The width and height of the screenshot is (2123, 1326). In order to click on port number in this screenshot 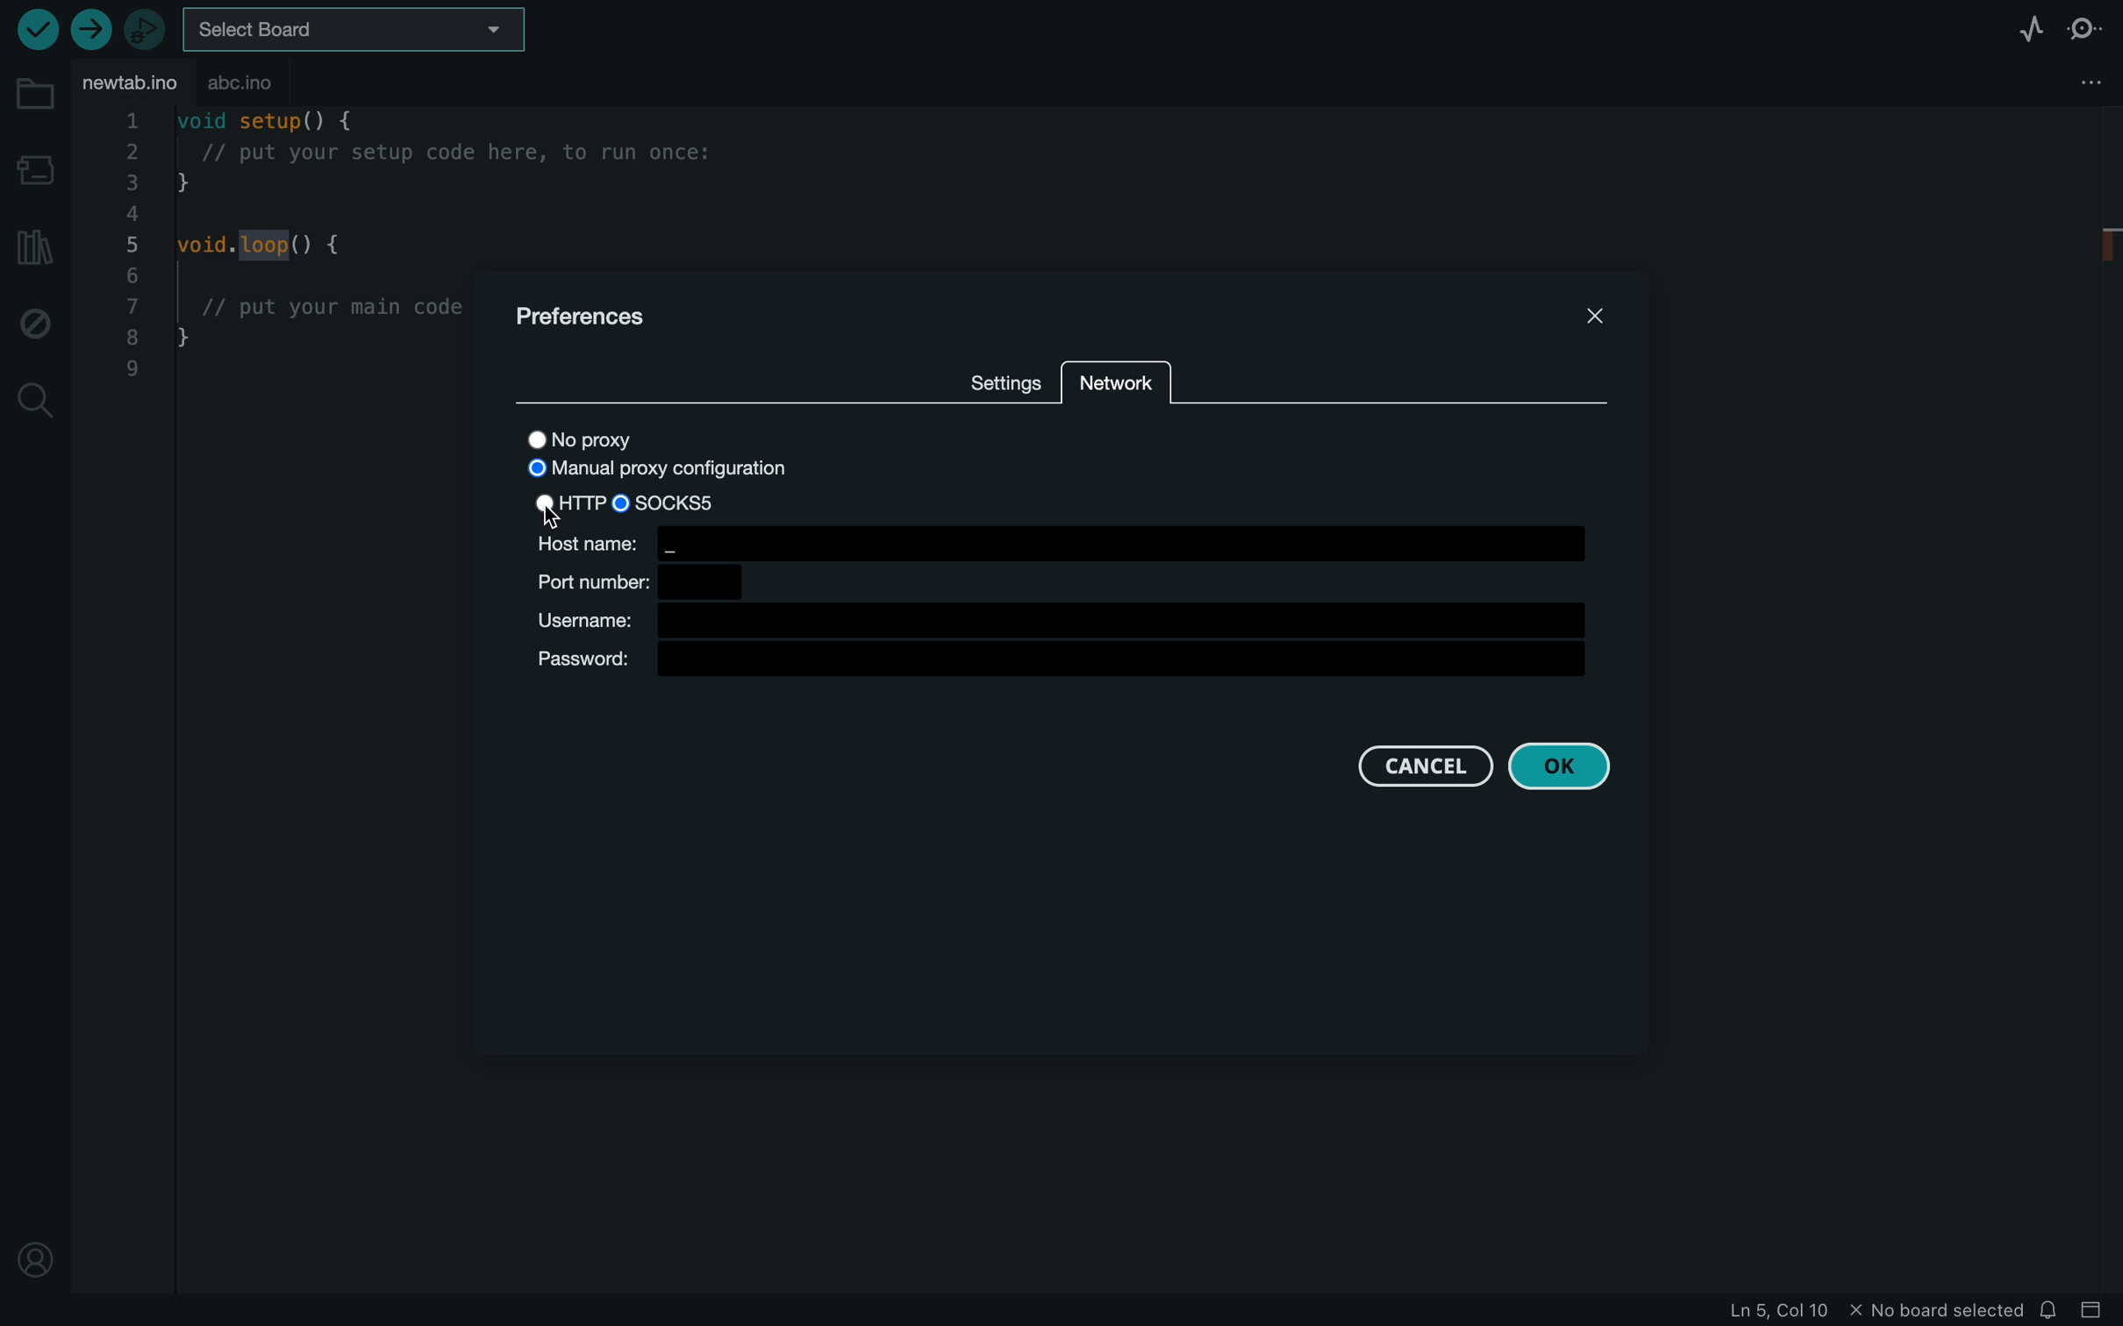, I will do `click(637, 582)`.